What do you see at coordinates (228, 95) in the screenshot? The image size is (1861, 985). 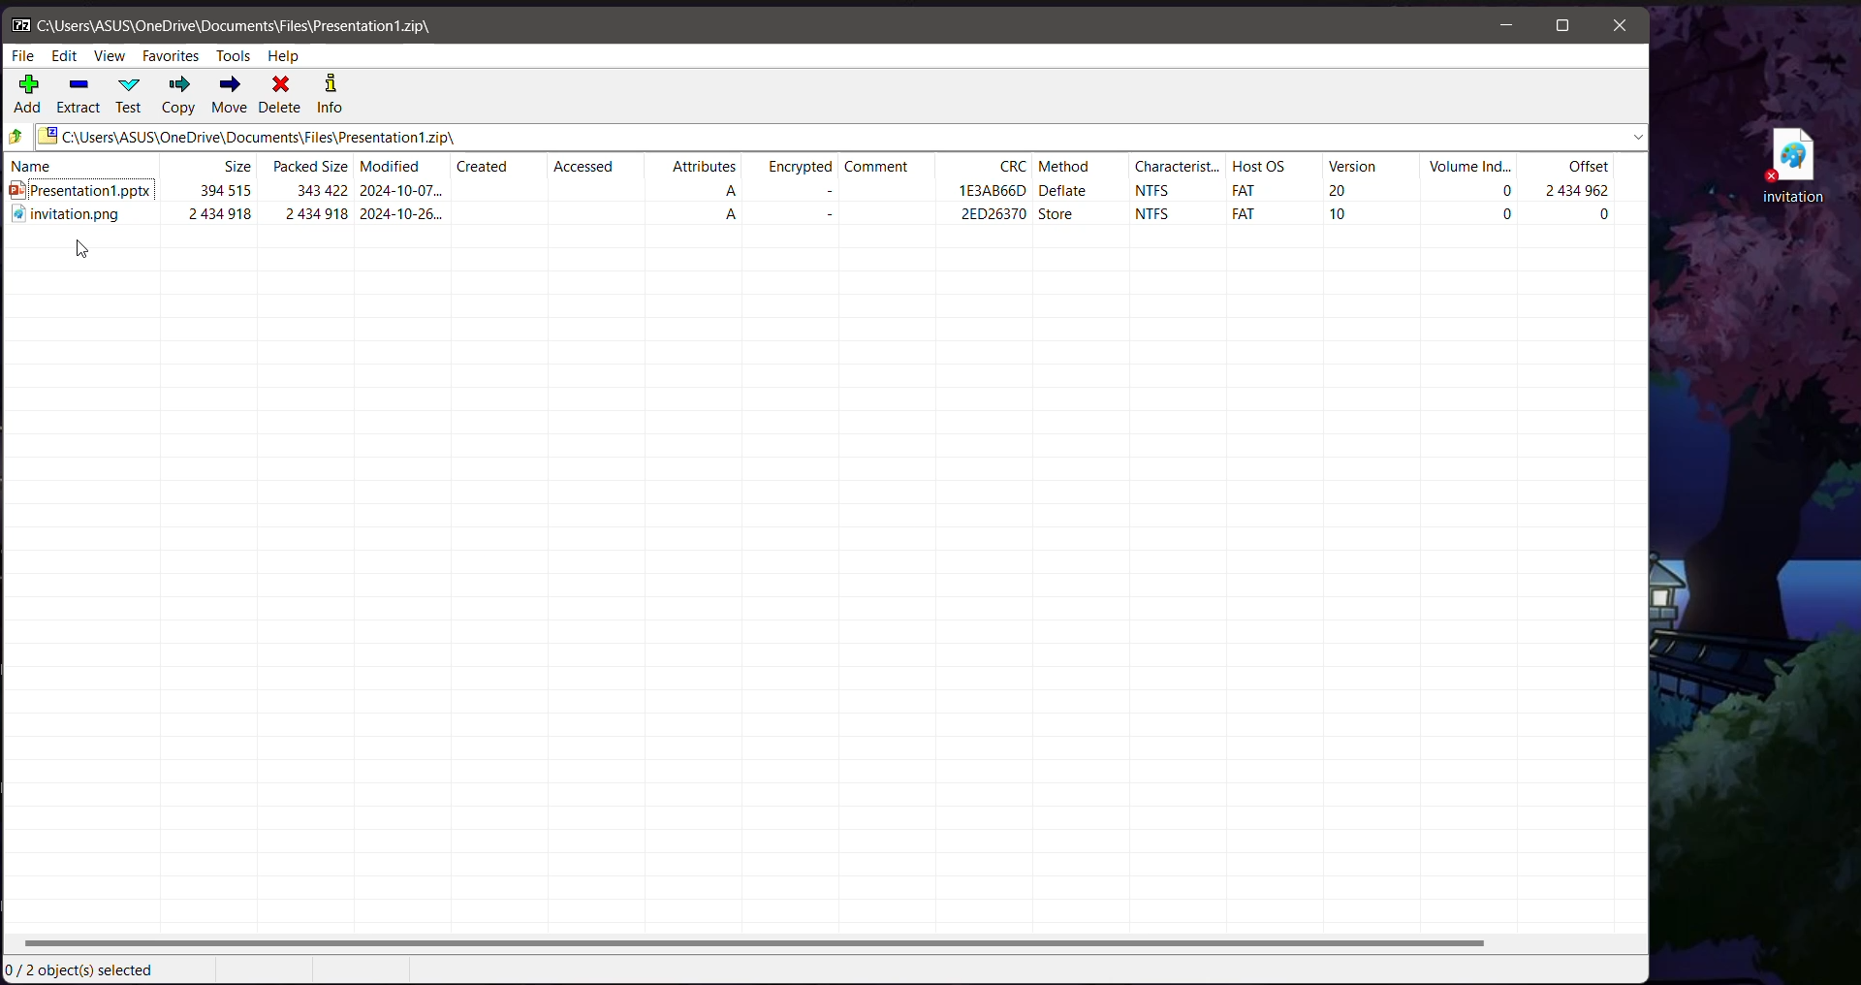 I see `Move` at bounding box center [228, 95].